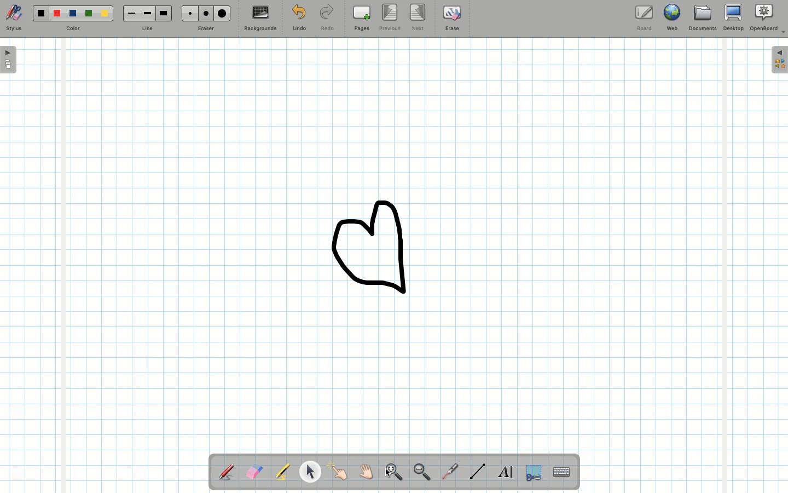 The height and width of the screenshot is (493, 788). Describe the element at coordinates (339, 472) in the screenshot. I see `Pointer` at that location.